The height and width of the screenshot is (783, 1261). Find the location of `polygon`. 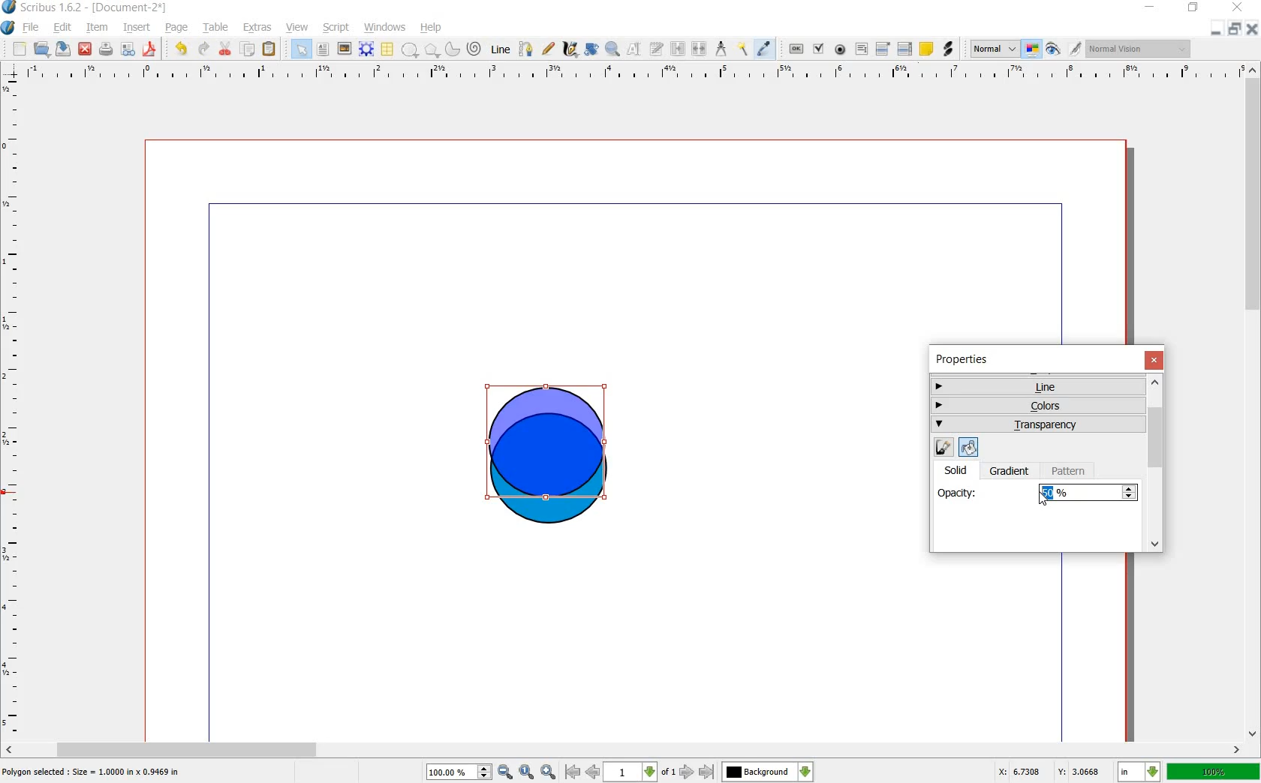

polygon is located at coordinates (431, 50).